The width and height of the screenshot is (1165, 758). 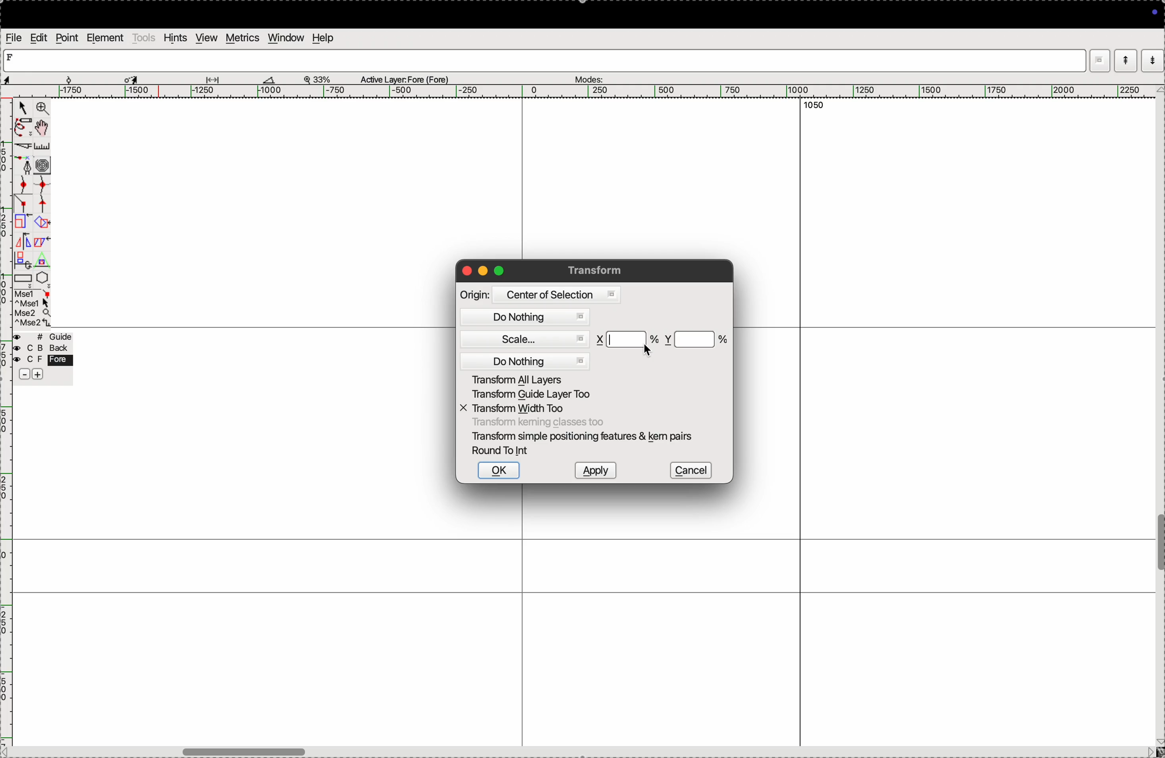 What do you see at coordinates (530, 379) in the screenshot?
I see `transform all yares` at bounding box center [530, 379].